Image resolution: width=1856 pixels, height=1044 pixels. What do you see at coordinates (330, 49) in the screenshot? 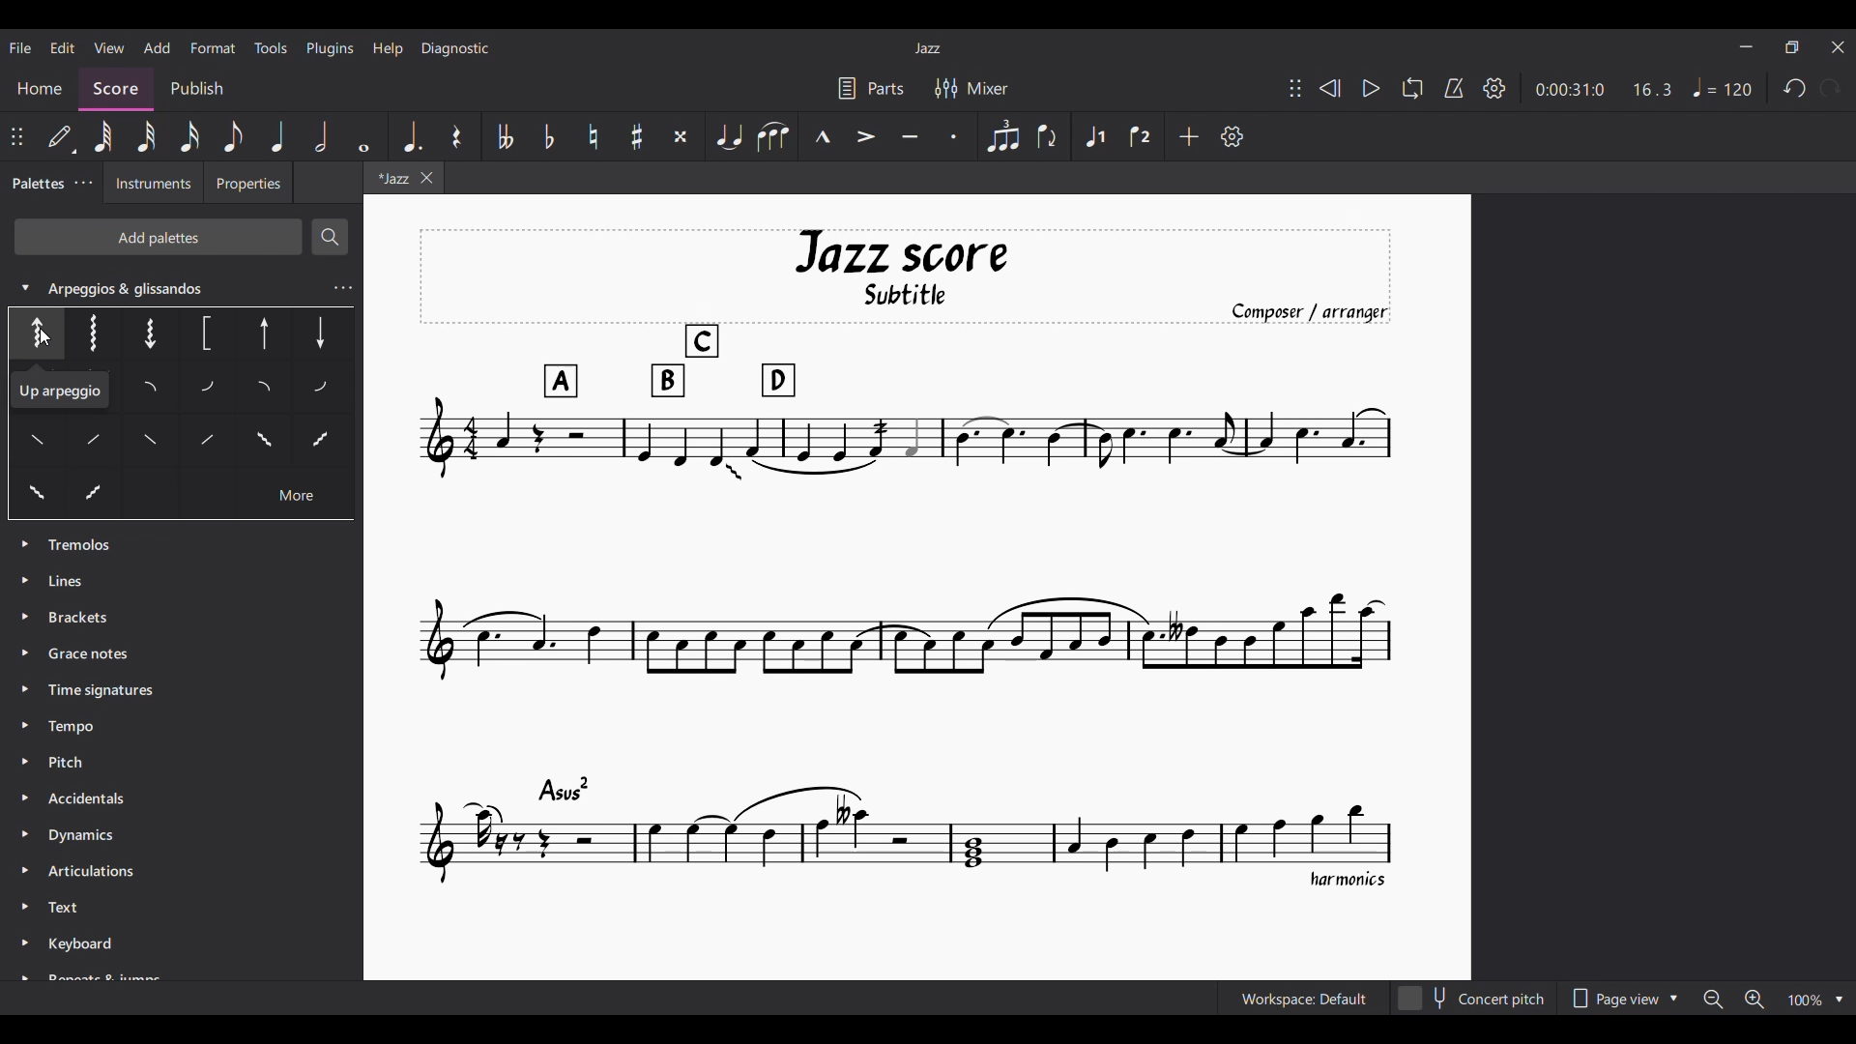
I see `Plugins menu` at bounding box center [330, 49].